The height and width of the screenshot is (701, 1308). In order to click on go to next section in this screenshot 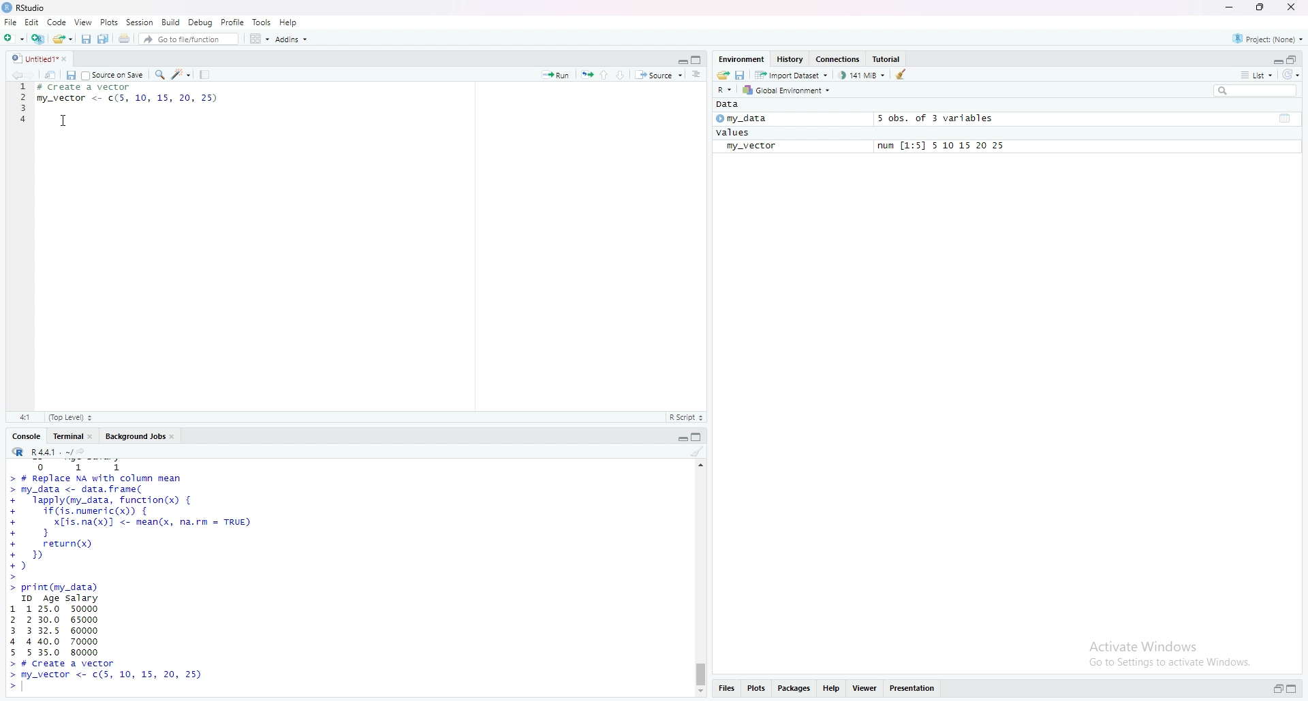, I will do `click(623, 75)`.